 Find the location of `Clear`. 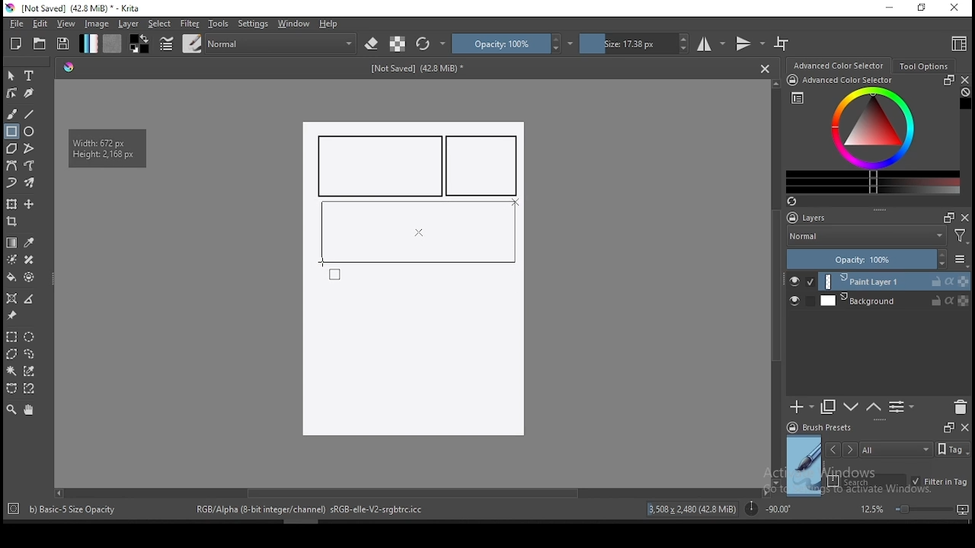

Clear is located at coordinates (965, 94).